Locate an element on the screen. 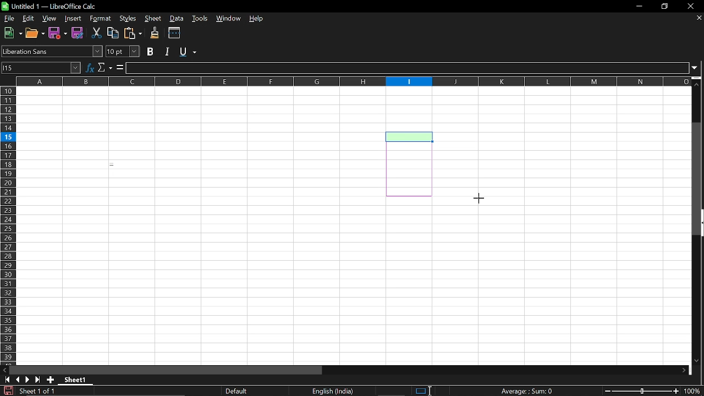  Move down is located at coordinates (683, 370).